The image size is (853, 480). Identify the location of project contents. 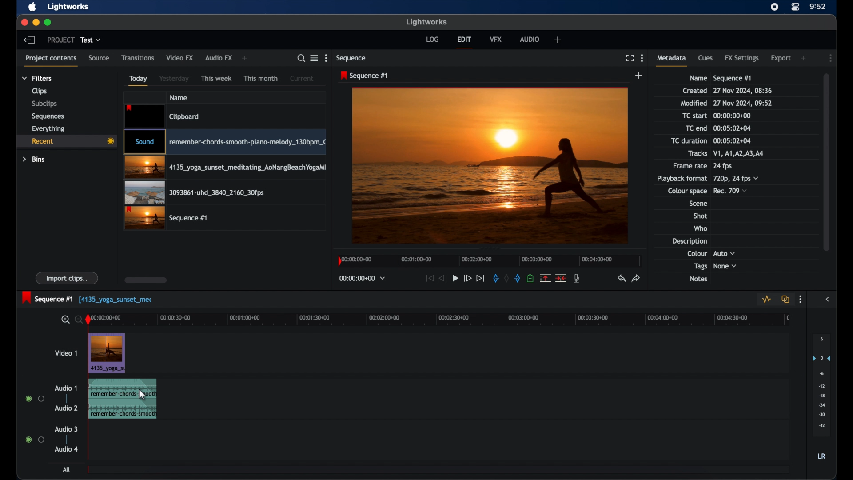
(51, 60).